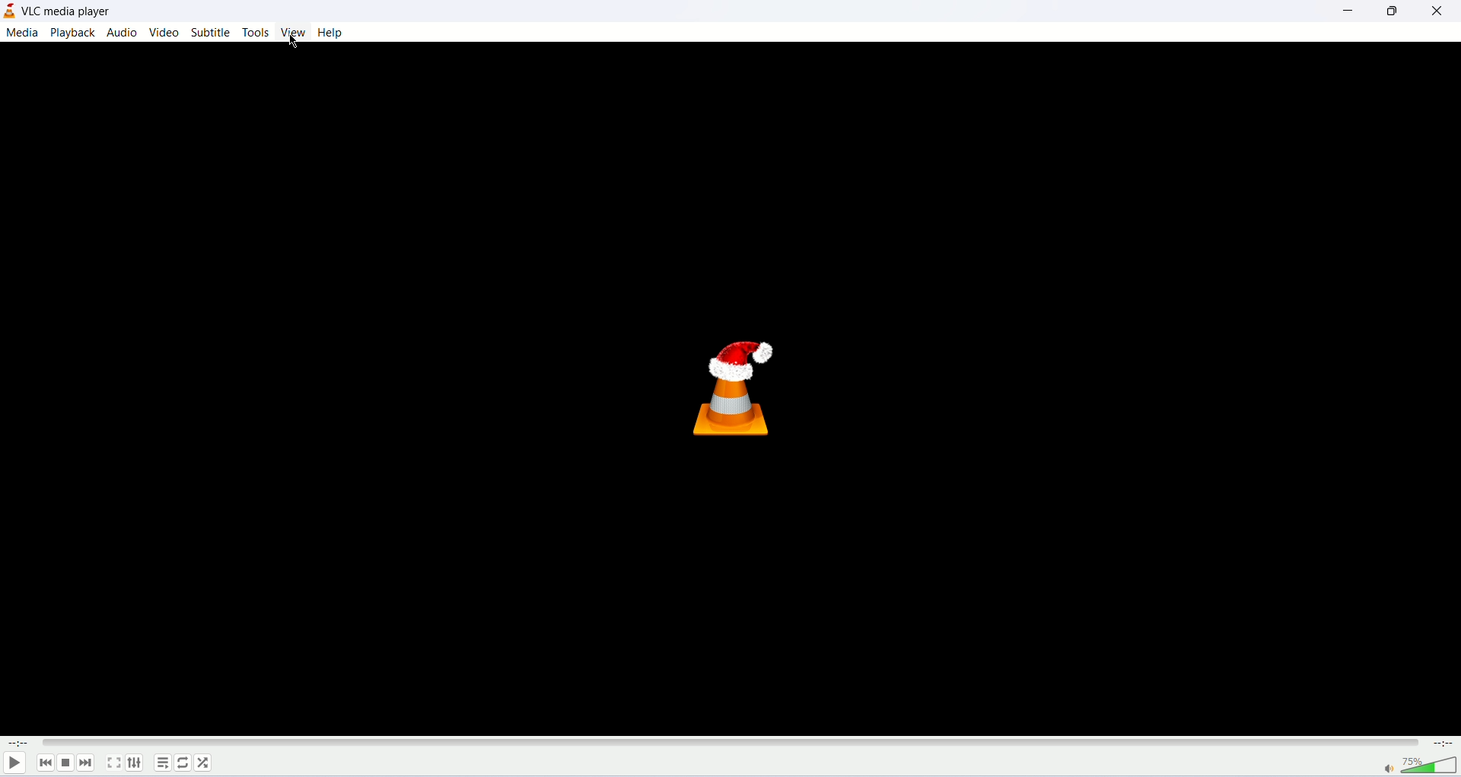 Image resolution: width=1461 pixels, height=777 pixels. I want to click on loop, so click(185, 763).